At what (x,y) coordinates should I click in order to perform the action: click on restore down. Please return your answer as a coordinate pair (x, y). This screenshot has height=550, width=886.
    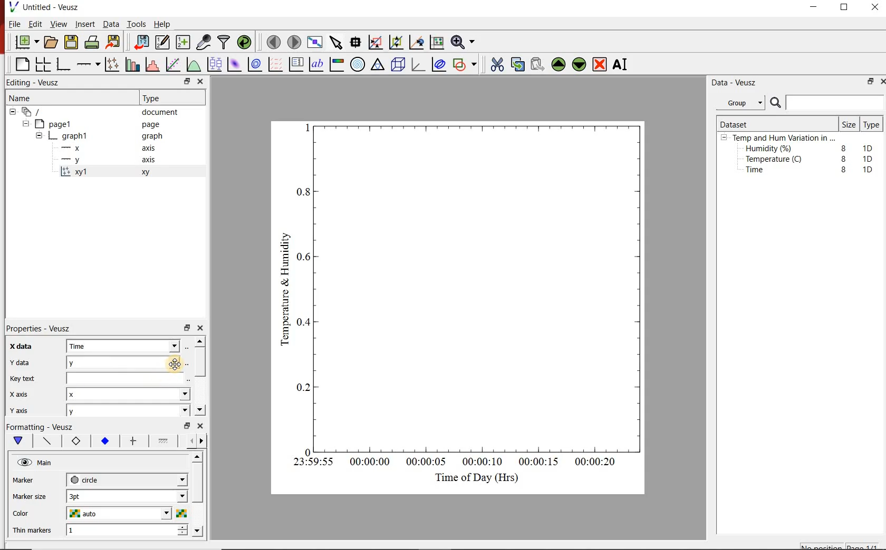
    Looking at the image, I should click on (186, 328).